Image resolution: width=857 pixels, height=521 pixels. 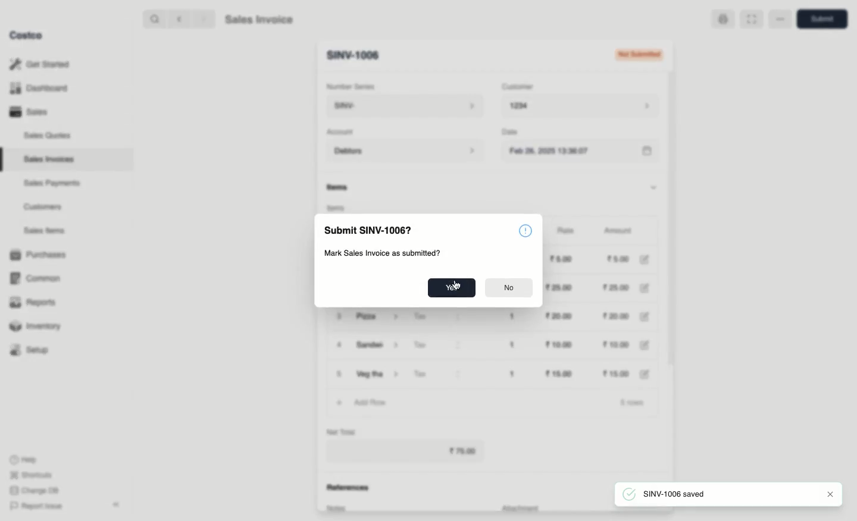 I want to click on Costco, so click(x=29, y=36).